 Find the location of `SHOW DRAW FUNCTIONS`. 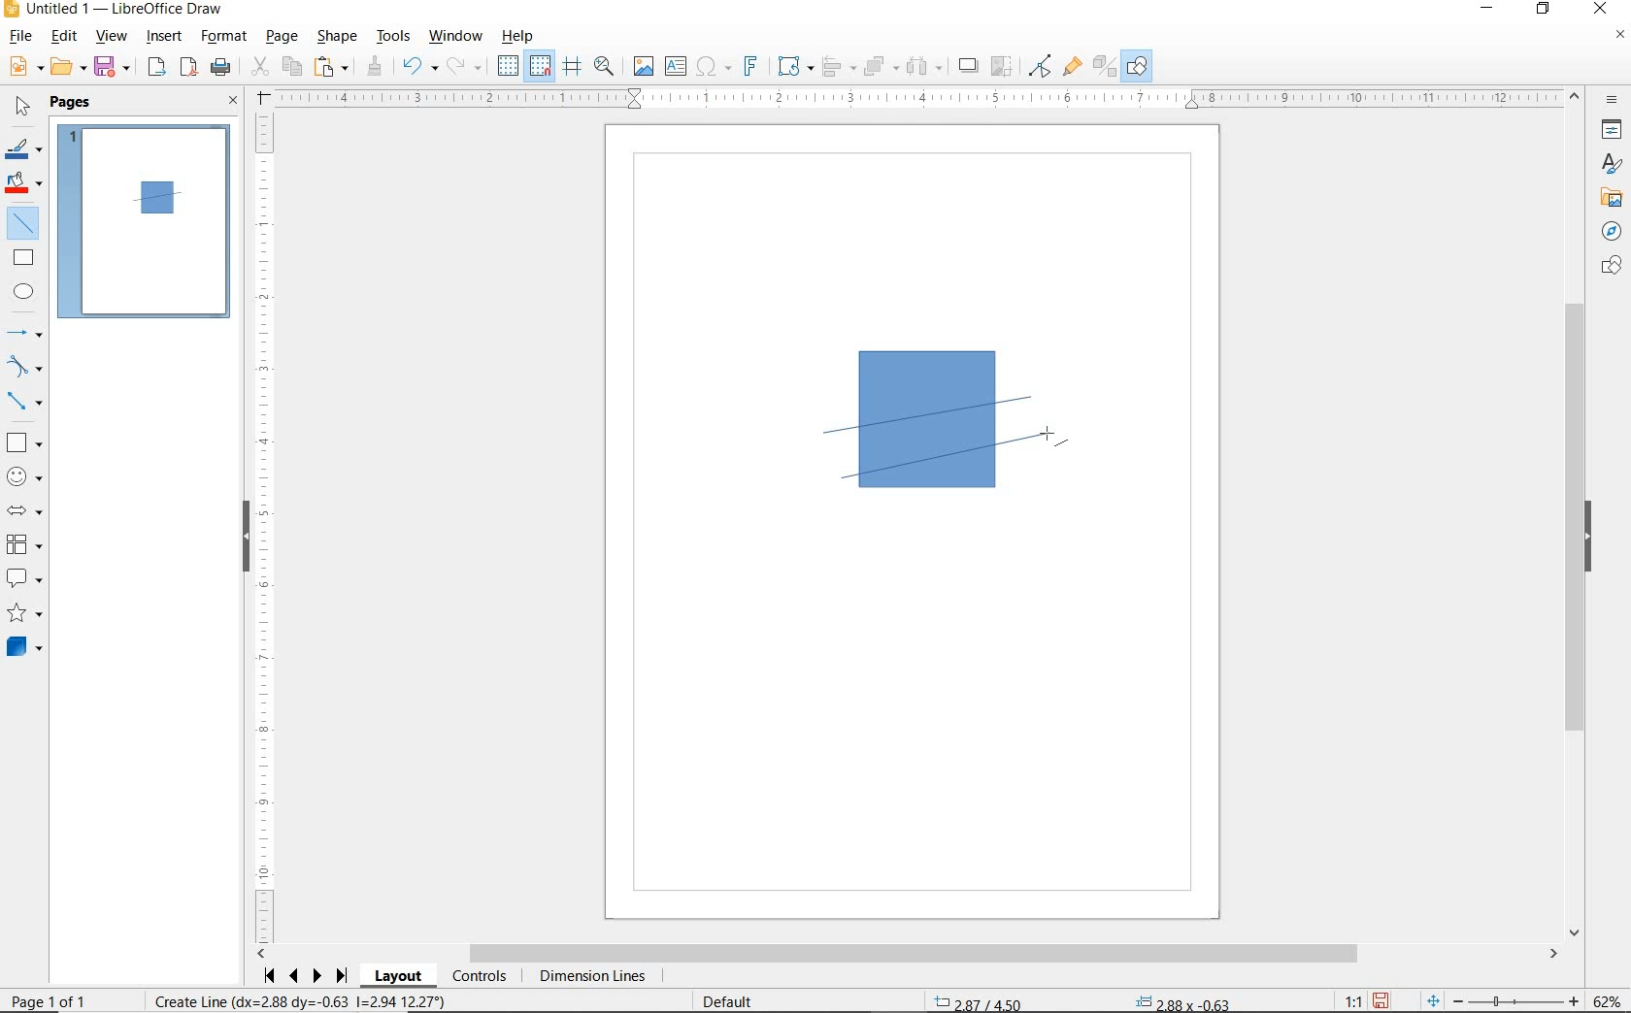

SHOW DRAW FUNCTIONS is located at coordinates (1139, 67).